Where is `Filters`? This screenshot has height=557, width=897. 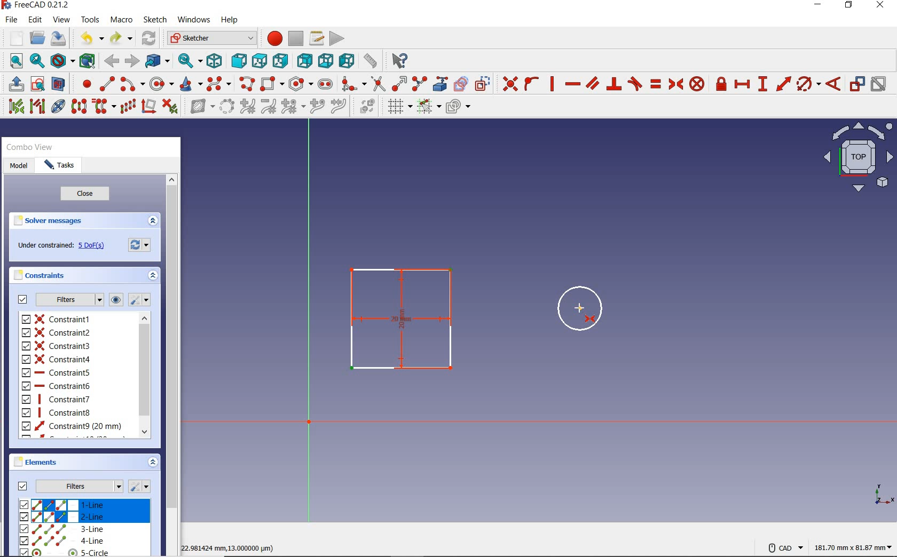
Filters is located at coordinates (82, 485).